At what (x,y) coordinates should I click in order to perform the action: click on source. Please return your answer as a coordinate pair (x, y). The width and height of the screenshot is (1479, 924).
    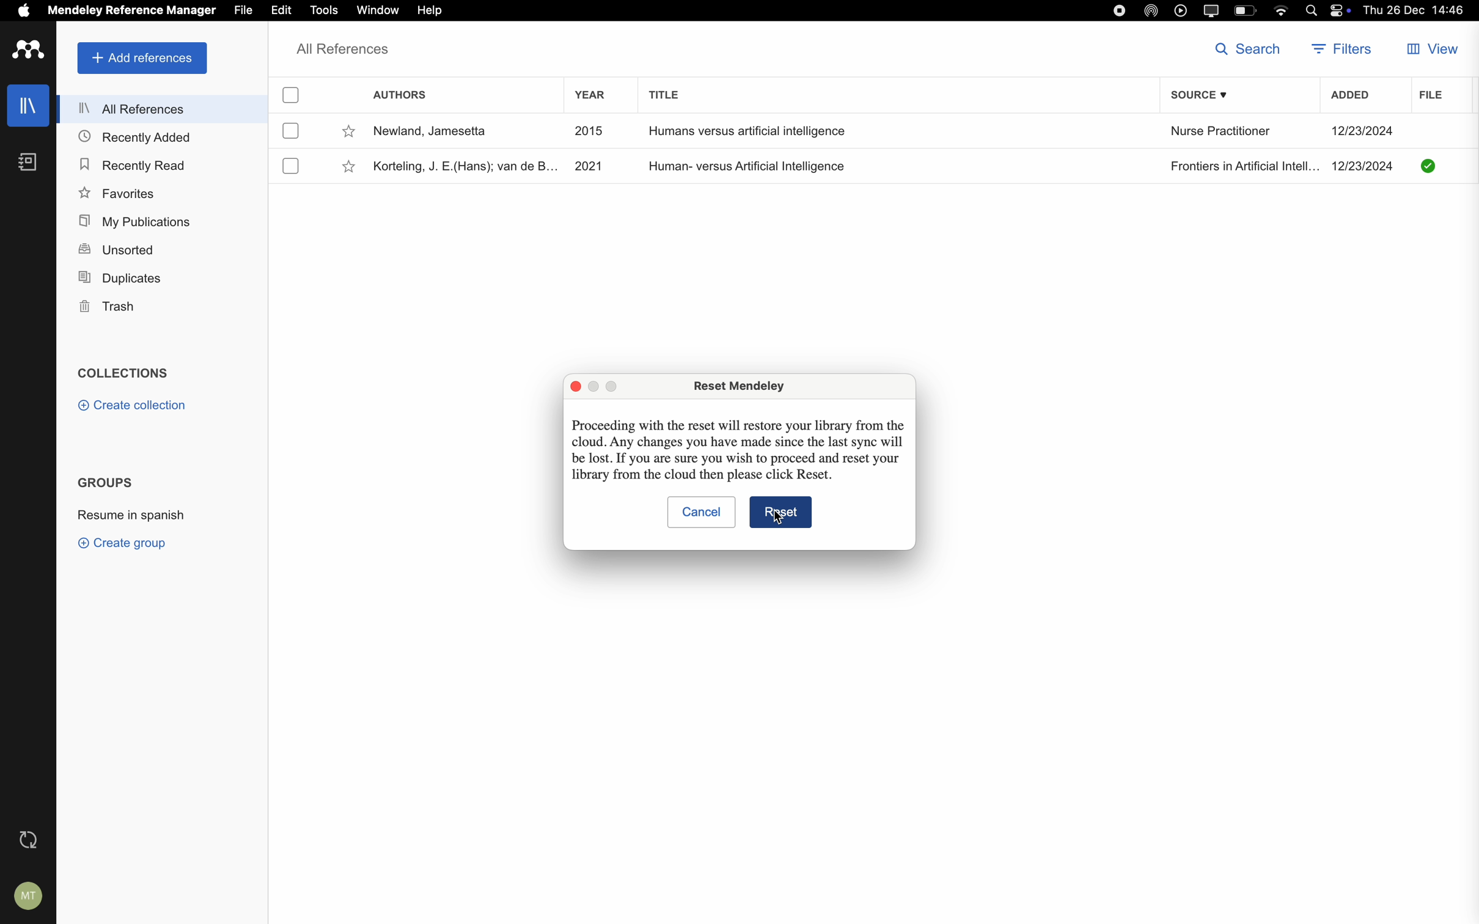
    Looking at the image, I should click on (1202, 98).